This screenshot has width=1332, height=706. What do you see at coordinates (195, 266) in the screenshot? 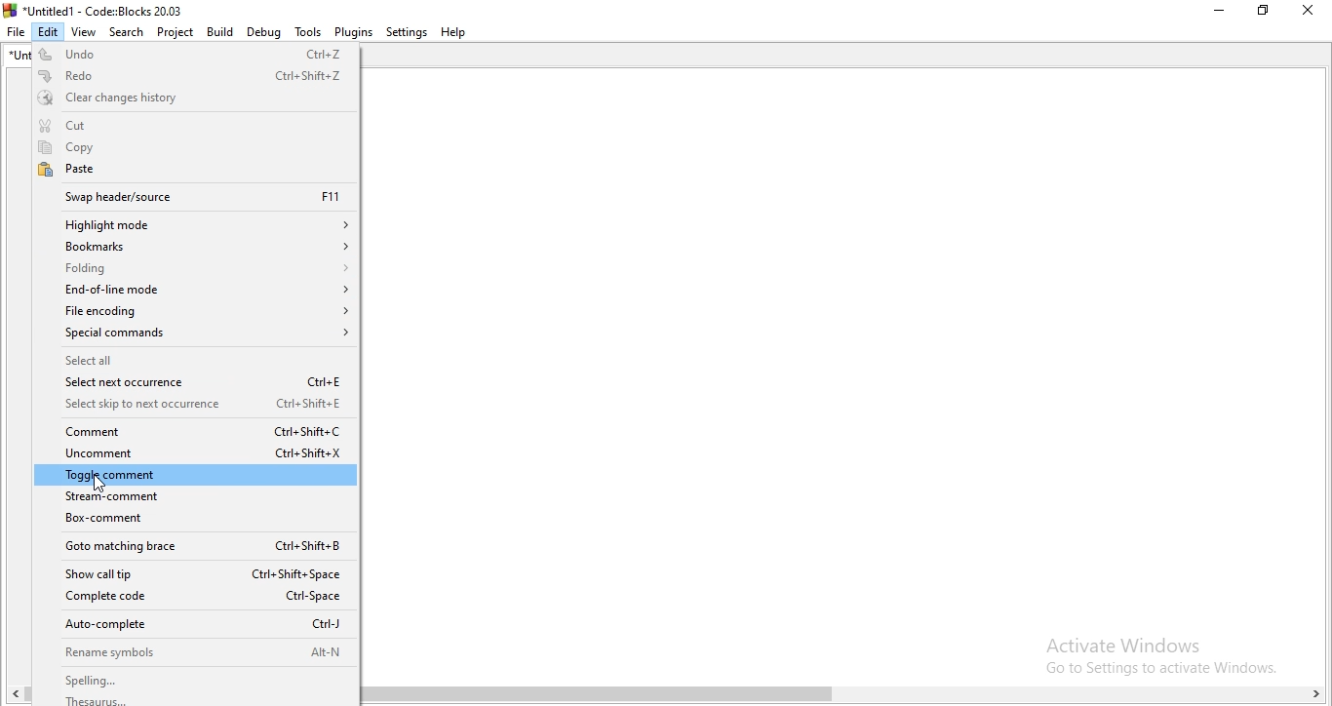
I see `Folding ` at bounding box center [195, 266].